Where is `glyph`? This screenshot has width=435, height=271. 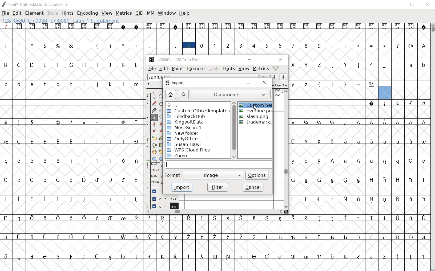 glyph is located at coordinates (359, 161).